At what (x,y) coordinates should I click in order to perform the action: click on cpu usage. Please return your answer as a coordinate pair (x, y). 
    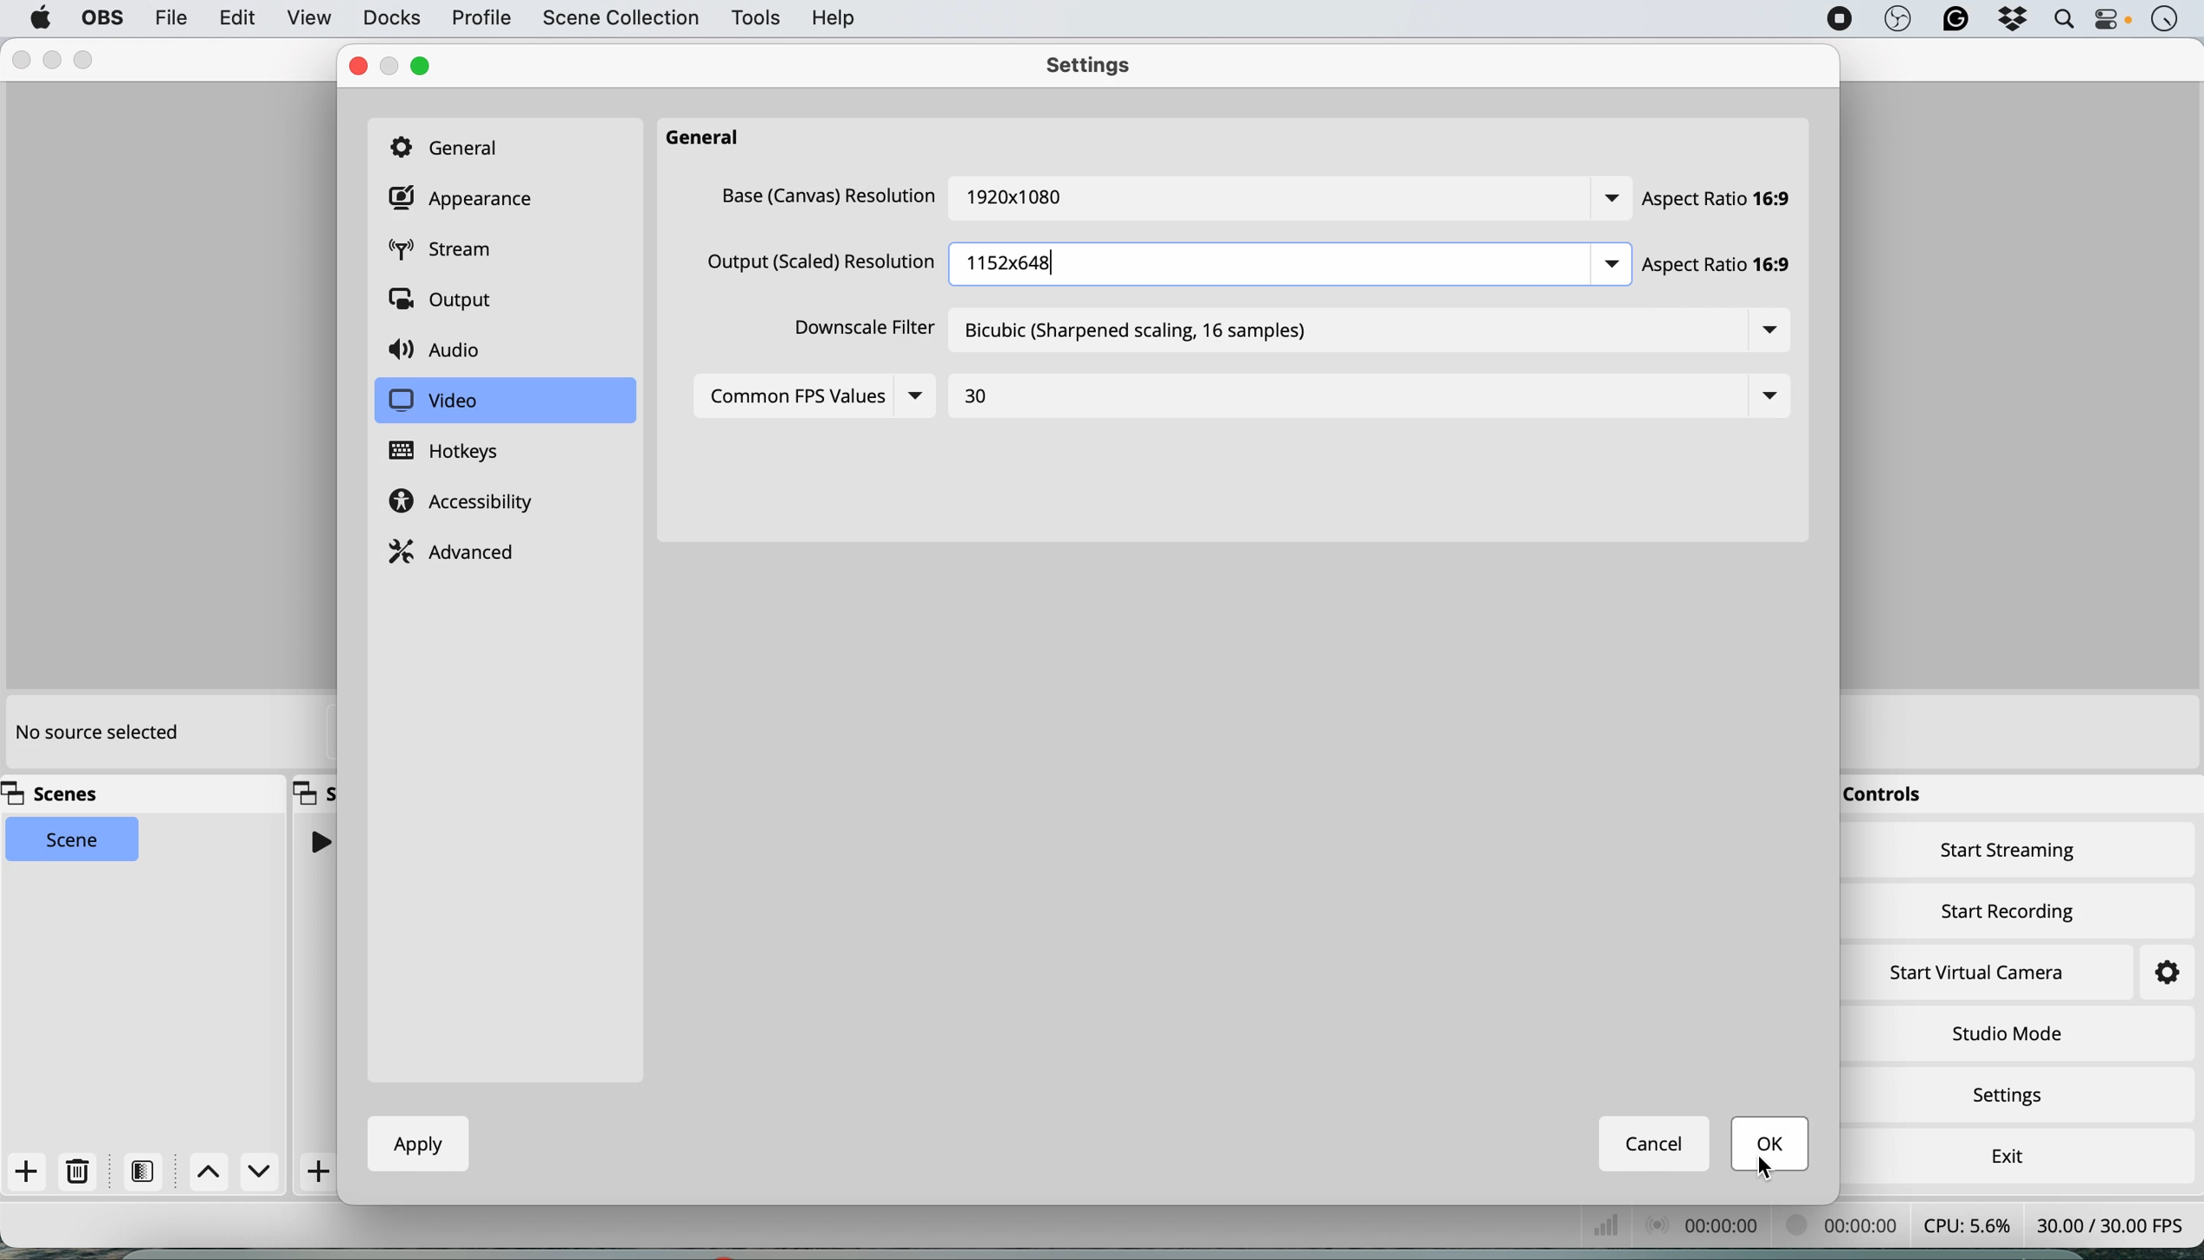
    Looking at the image, I should click on (1969, 1225).